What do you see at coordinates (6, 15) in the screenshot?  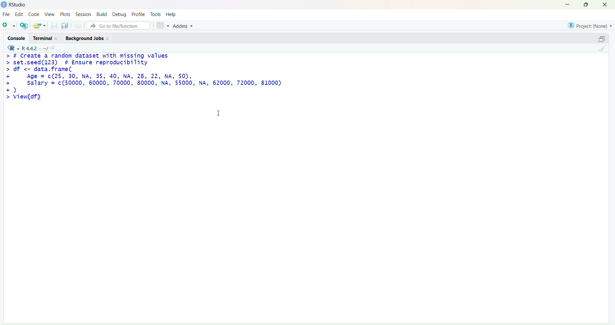 I see `file` at bounding box center [6, 15].